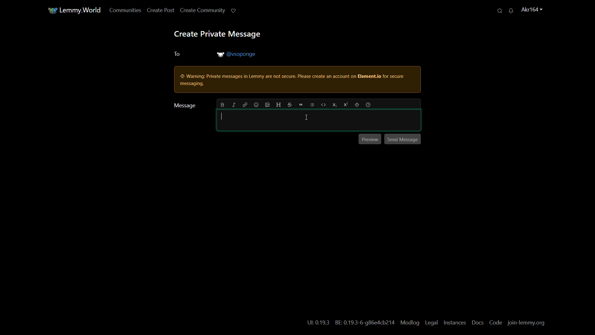 The image size is (595, 335). I want to click on docs, so click(478, 323).